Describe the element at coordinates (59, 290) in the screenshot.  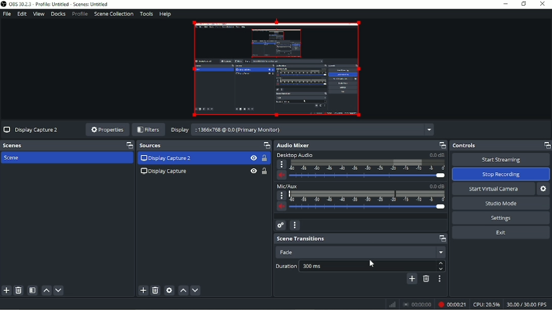
I see `Move scene down` at that location.